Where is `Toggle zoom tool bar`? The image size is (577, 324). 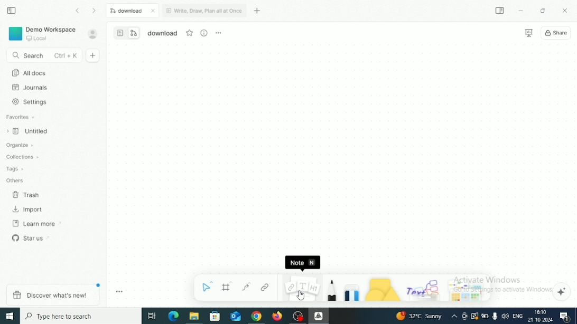 Toggle zoom tool bar is located at coordinates (119, 292).